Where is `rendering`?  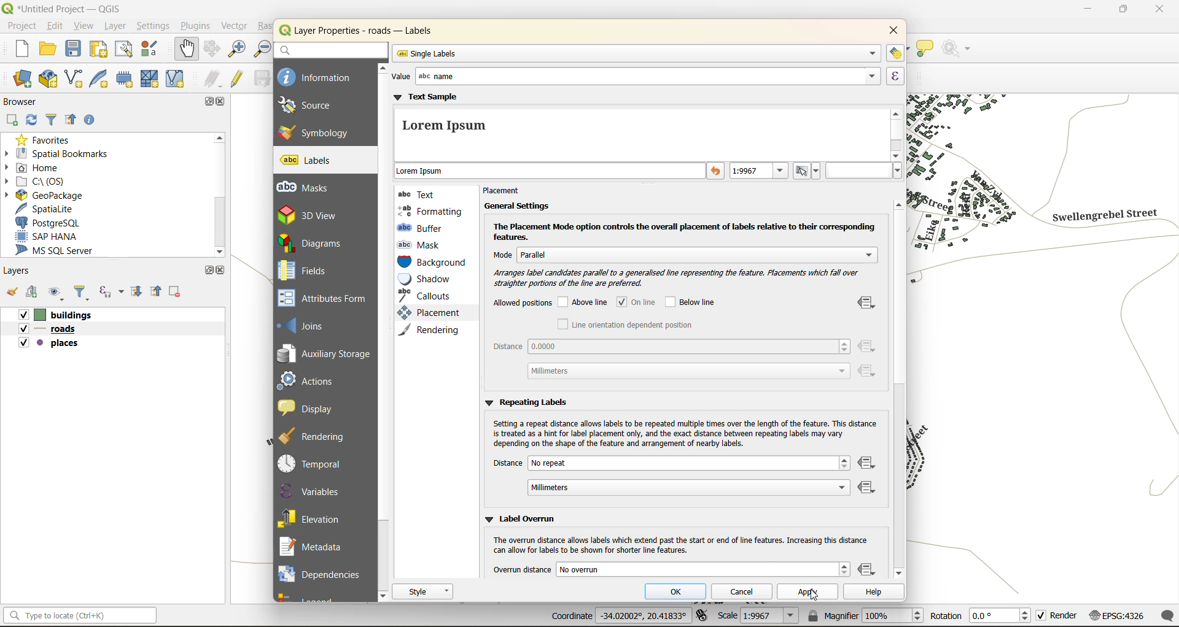 rendering is located at coordinates (434, 329).